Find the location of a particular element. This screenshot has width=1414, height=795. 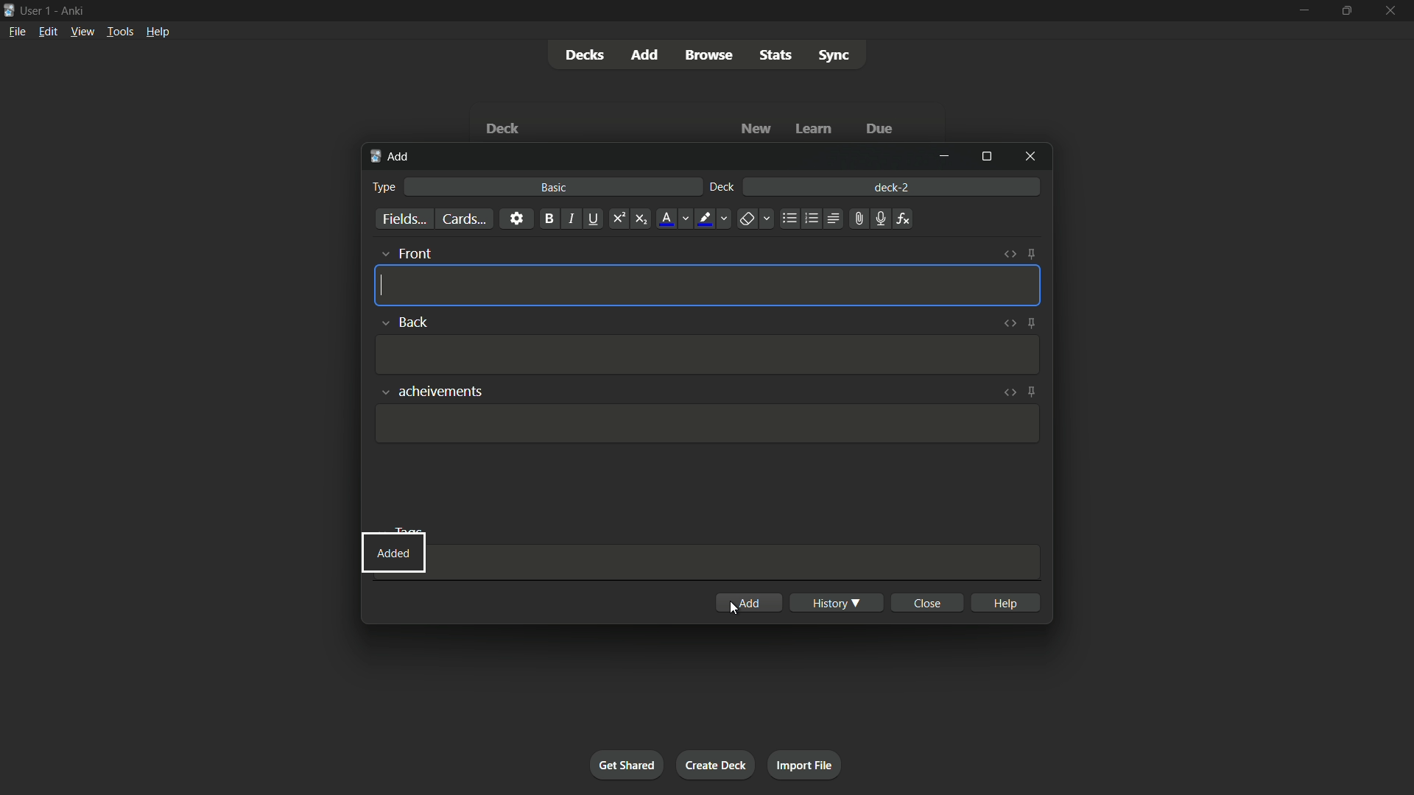

back is located at coordinates (406, 322).